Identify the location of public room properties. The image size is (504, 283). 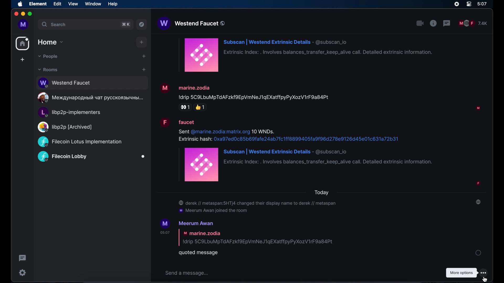
(433, 23).